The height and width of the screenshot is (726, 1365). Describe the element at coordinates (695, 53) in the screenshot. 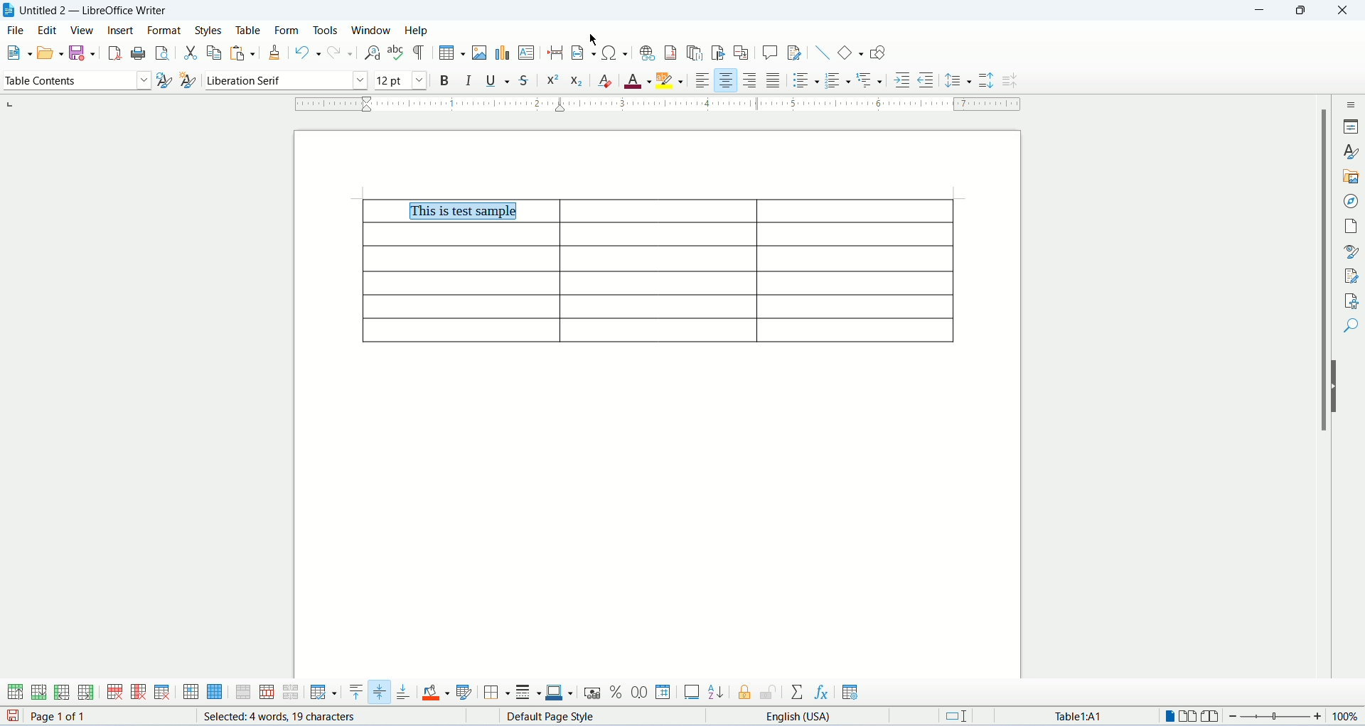

I see `insert endnote` at that location.